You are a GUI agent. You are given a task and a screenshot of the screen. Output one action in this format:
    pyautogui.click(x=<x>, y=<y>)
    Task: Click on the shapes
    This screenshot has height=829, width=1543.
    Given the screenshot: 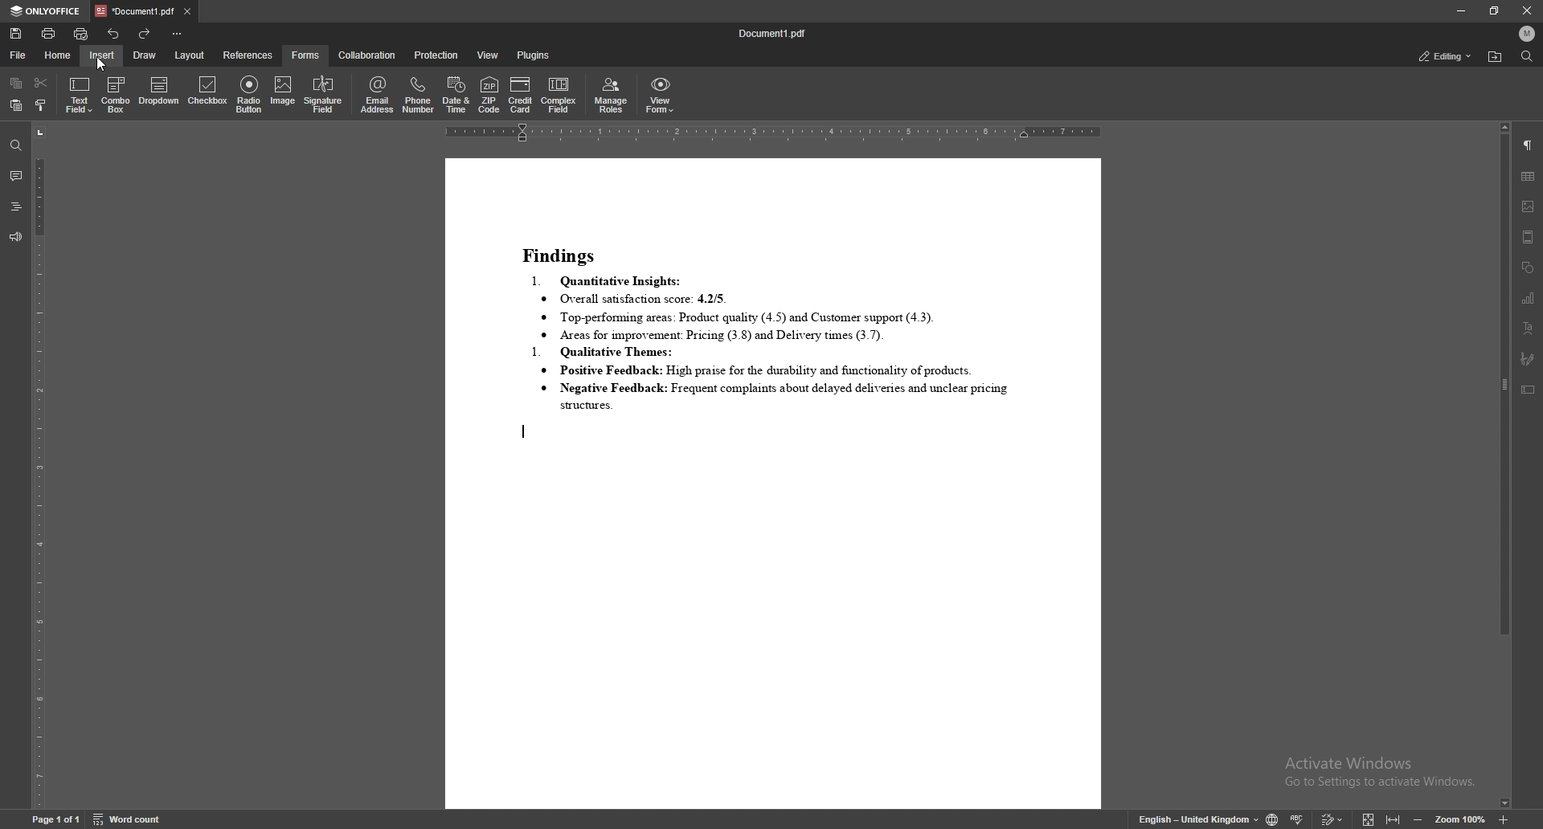 What is the action you would take?
    pyautogui.click(x=1527, y=267)
    